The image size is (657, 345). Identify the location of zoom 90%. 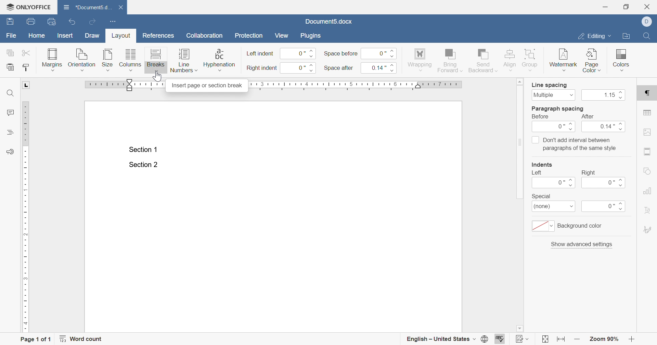
(603, 339).